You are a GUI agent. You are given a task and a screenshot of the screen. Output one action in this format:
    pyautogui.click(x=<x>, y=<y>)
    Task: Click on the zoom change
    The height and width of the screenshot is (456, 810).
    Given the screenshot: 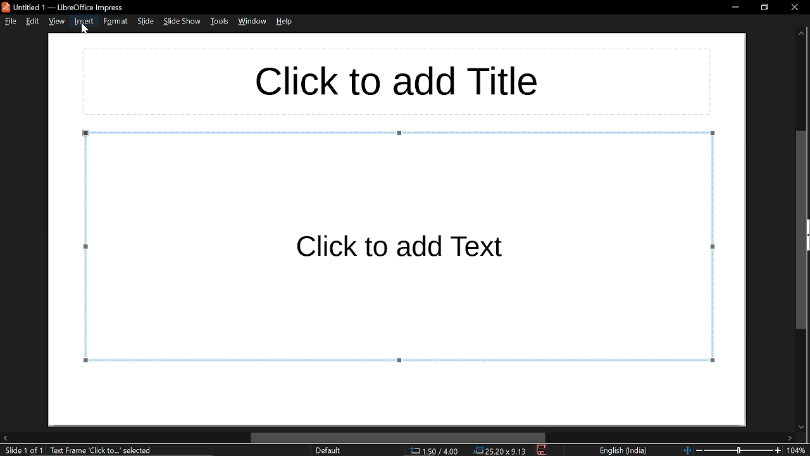 What is the action you would take?
    pyautogui.click(x=732, y=451)
    